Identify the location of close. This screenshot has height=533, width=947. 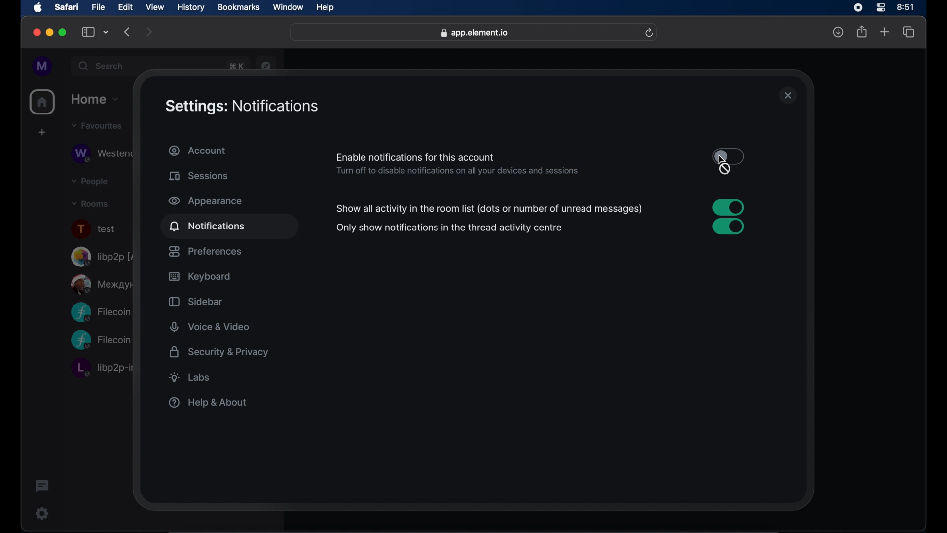
(36, 33).